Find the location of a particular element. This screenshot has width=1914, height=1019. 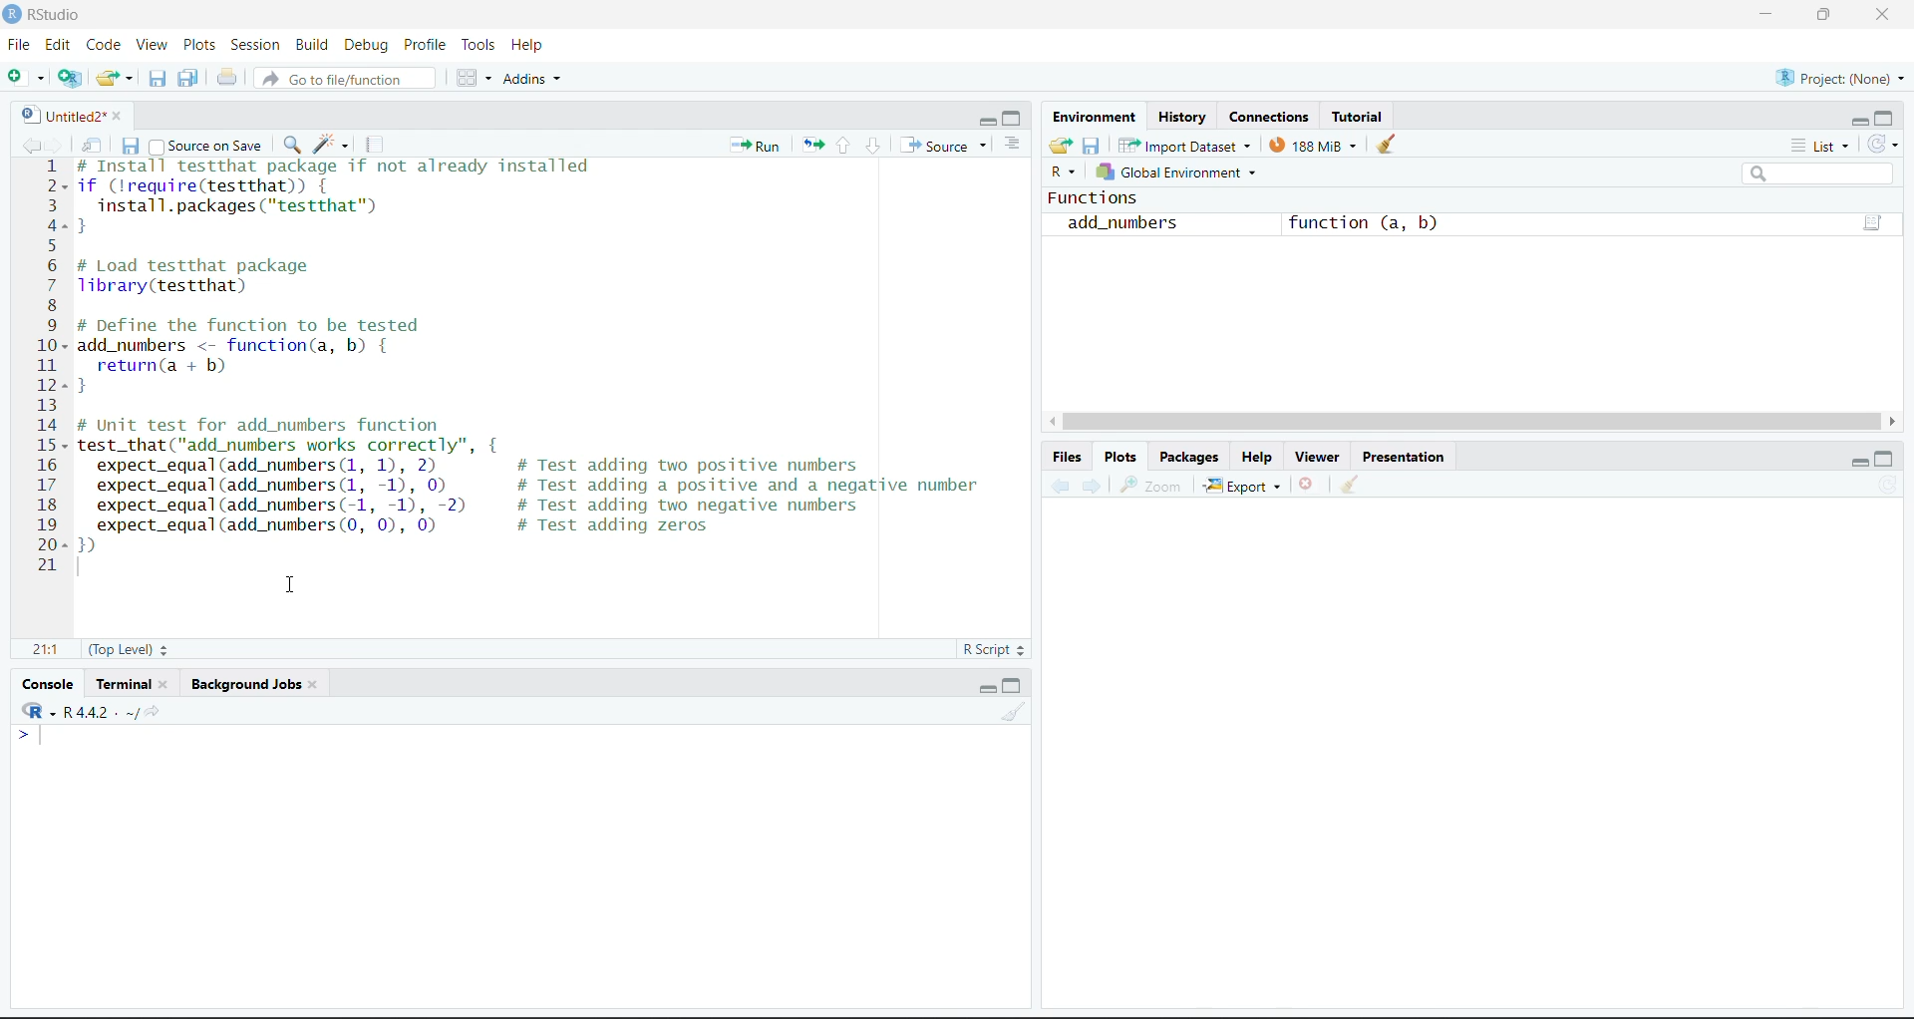

line number is located at coordinates (54, 365).